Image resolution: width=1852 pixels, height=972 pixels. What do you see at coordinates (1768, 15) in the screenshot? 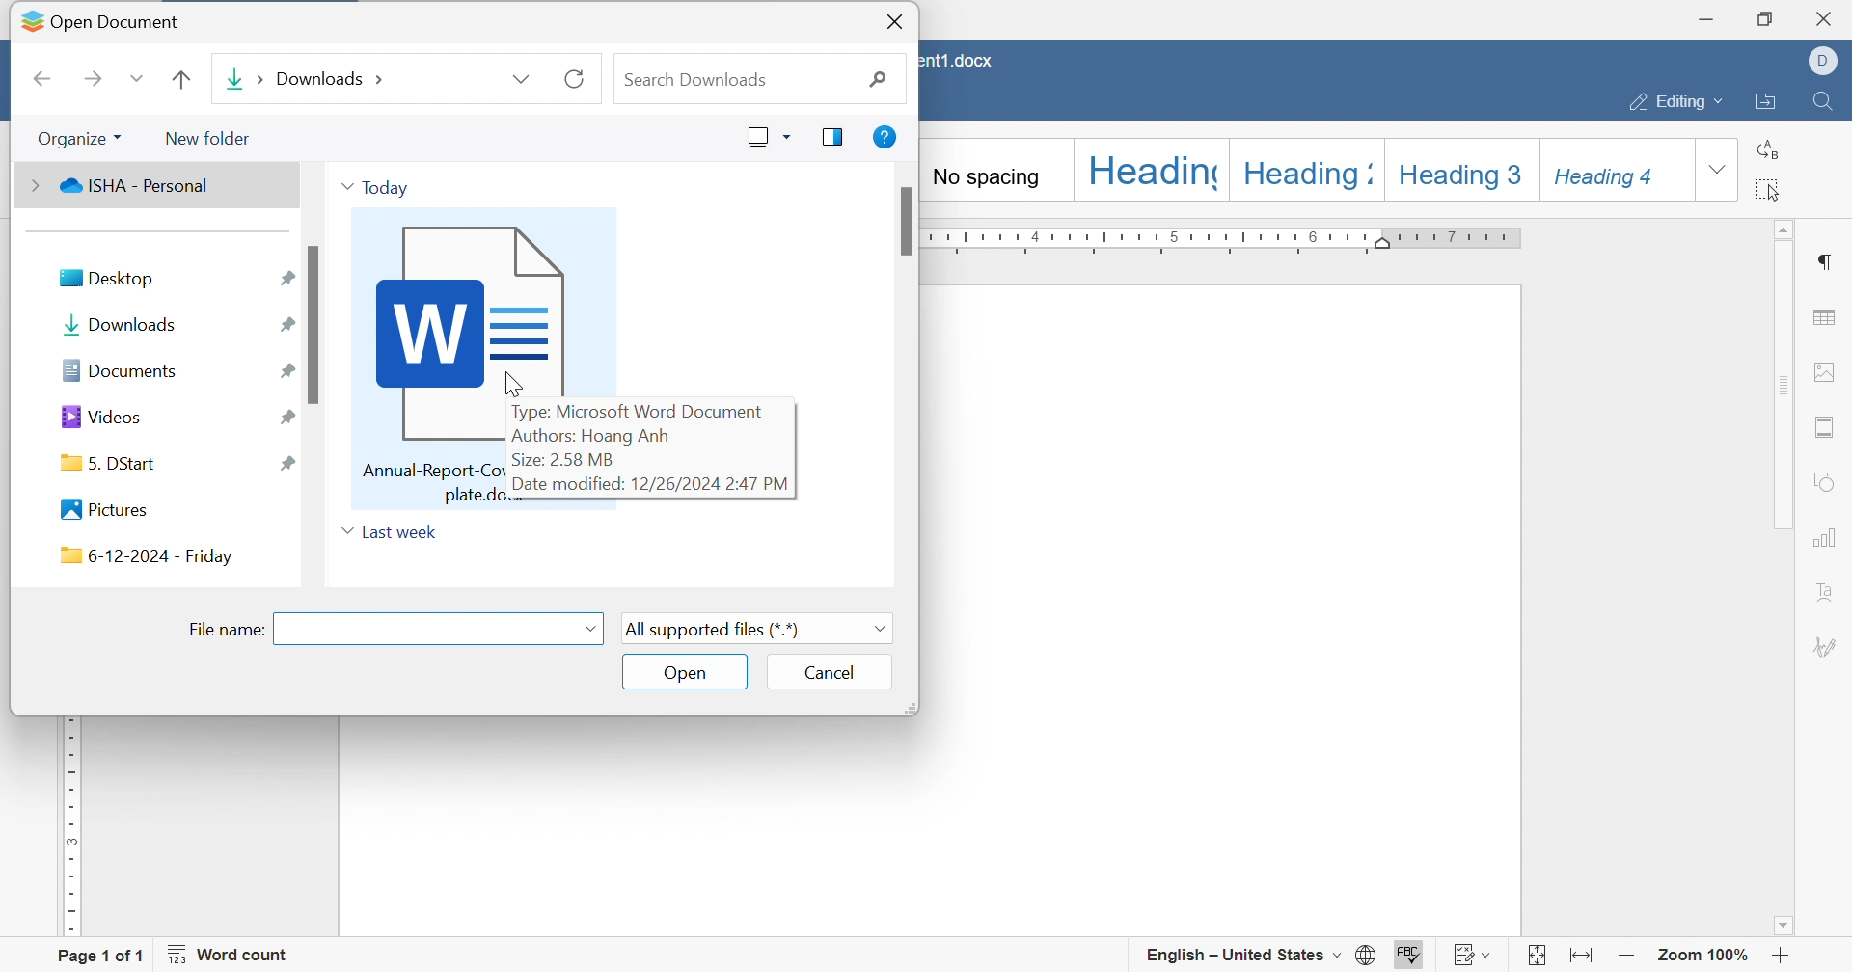
I see `restore down` at bounding box center [1768, 15].